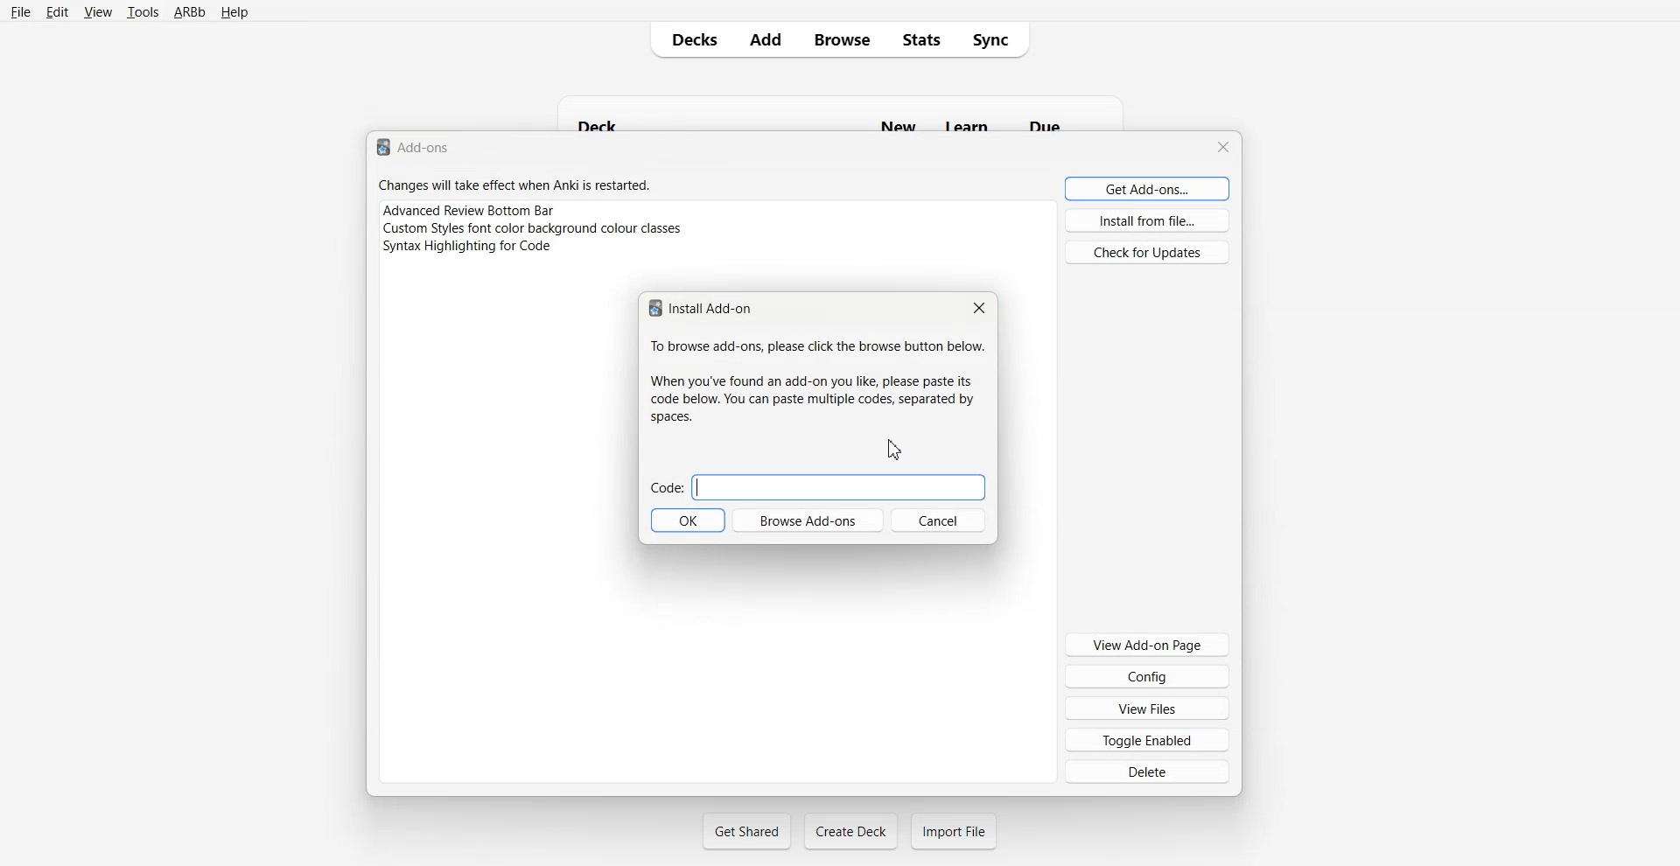  What do you see at coordinates (747, 829) in the screenshot?
I see `Get Shared` at bounding box center [747, 829].